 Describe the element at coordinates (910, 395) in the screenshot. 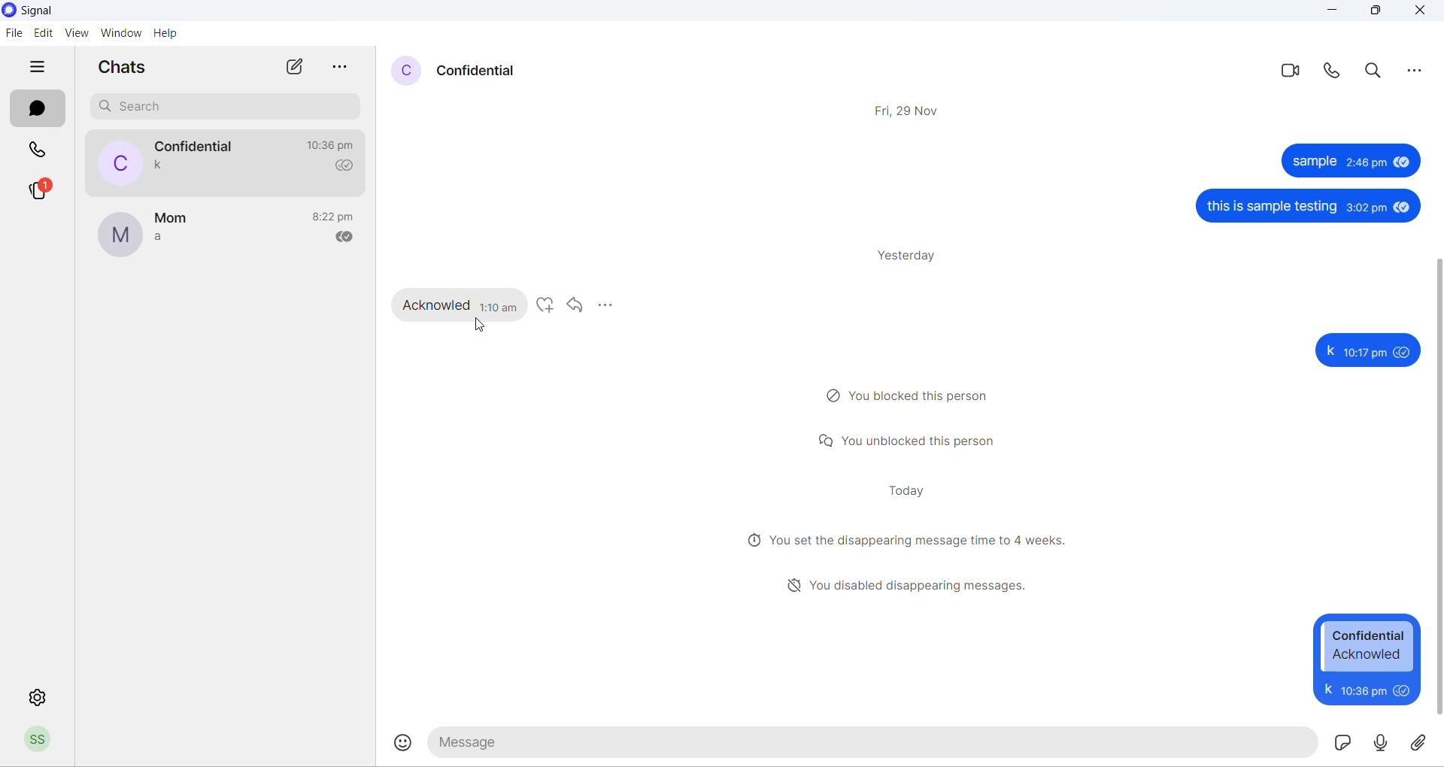

I see `block notification` at that location.